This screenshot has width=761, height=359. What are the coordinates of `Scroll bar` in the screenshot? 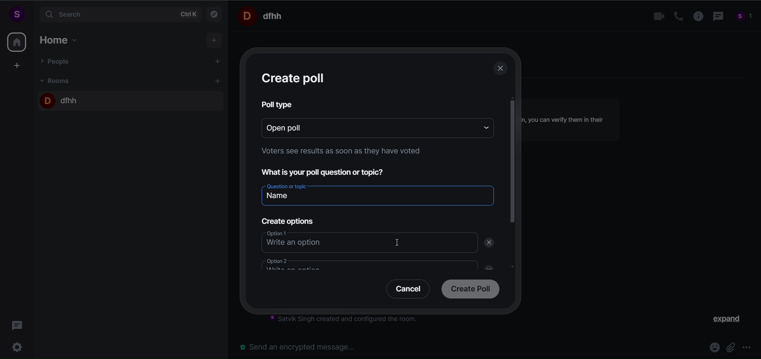 It's located at (513, 200).